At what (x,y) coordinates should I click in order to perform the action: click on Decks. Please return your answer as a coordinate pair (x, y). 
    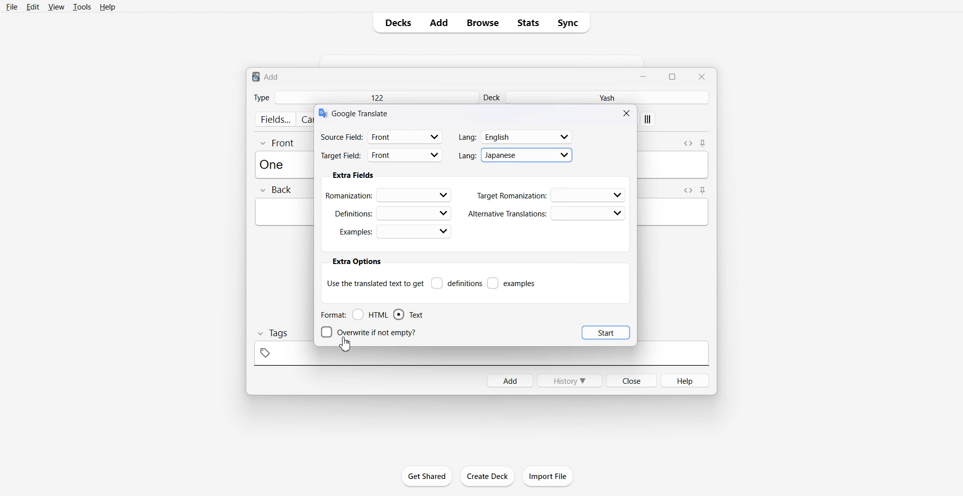
    Looking at the image, I should click on (395, 23).